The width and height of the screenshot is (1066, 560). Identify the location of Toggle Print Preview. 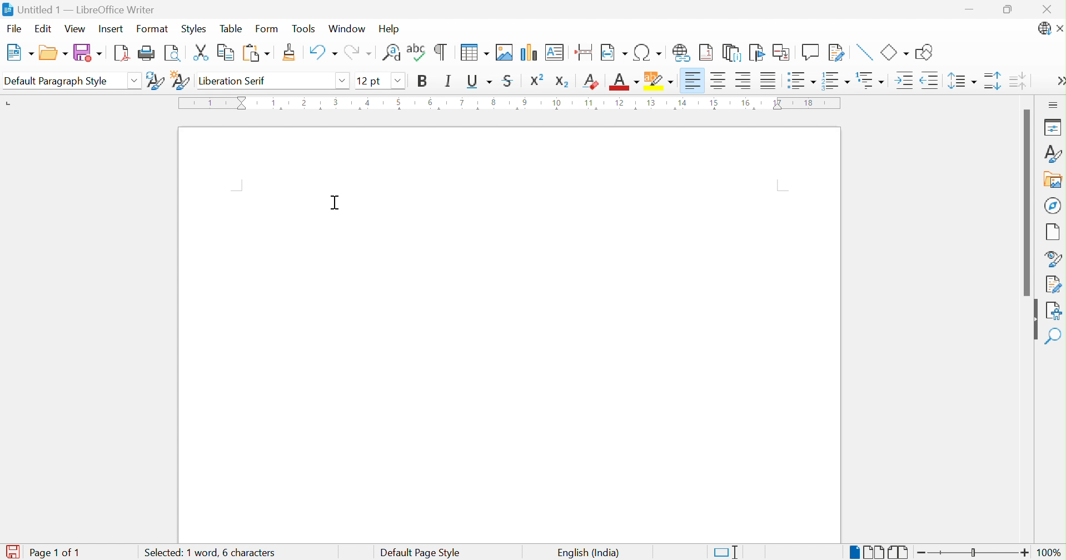
(175, 53).